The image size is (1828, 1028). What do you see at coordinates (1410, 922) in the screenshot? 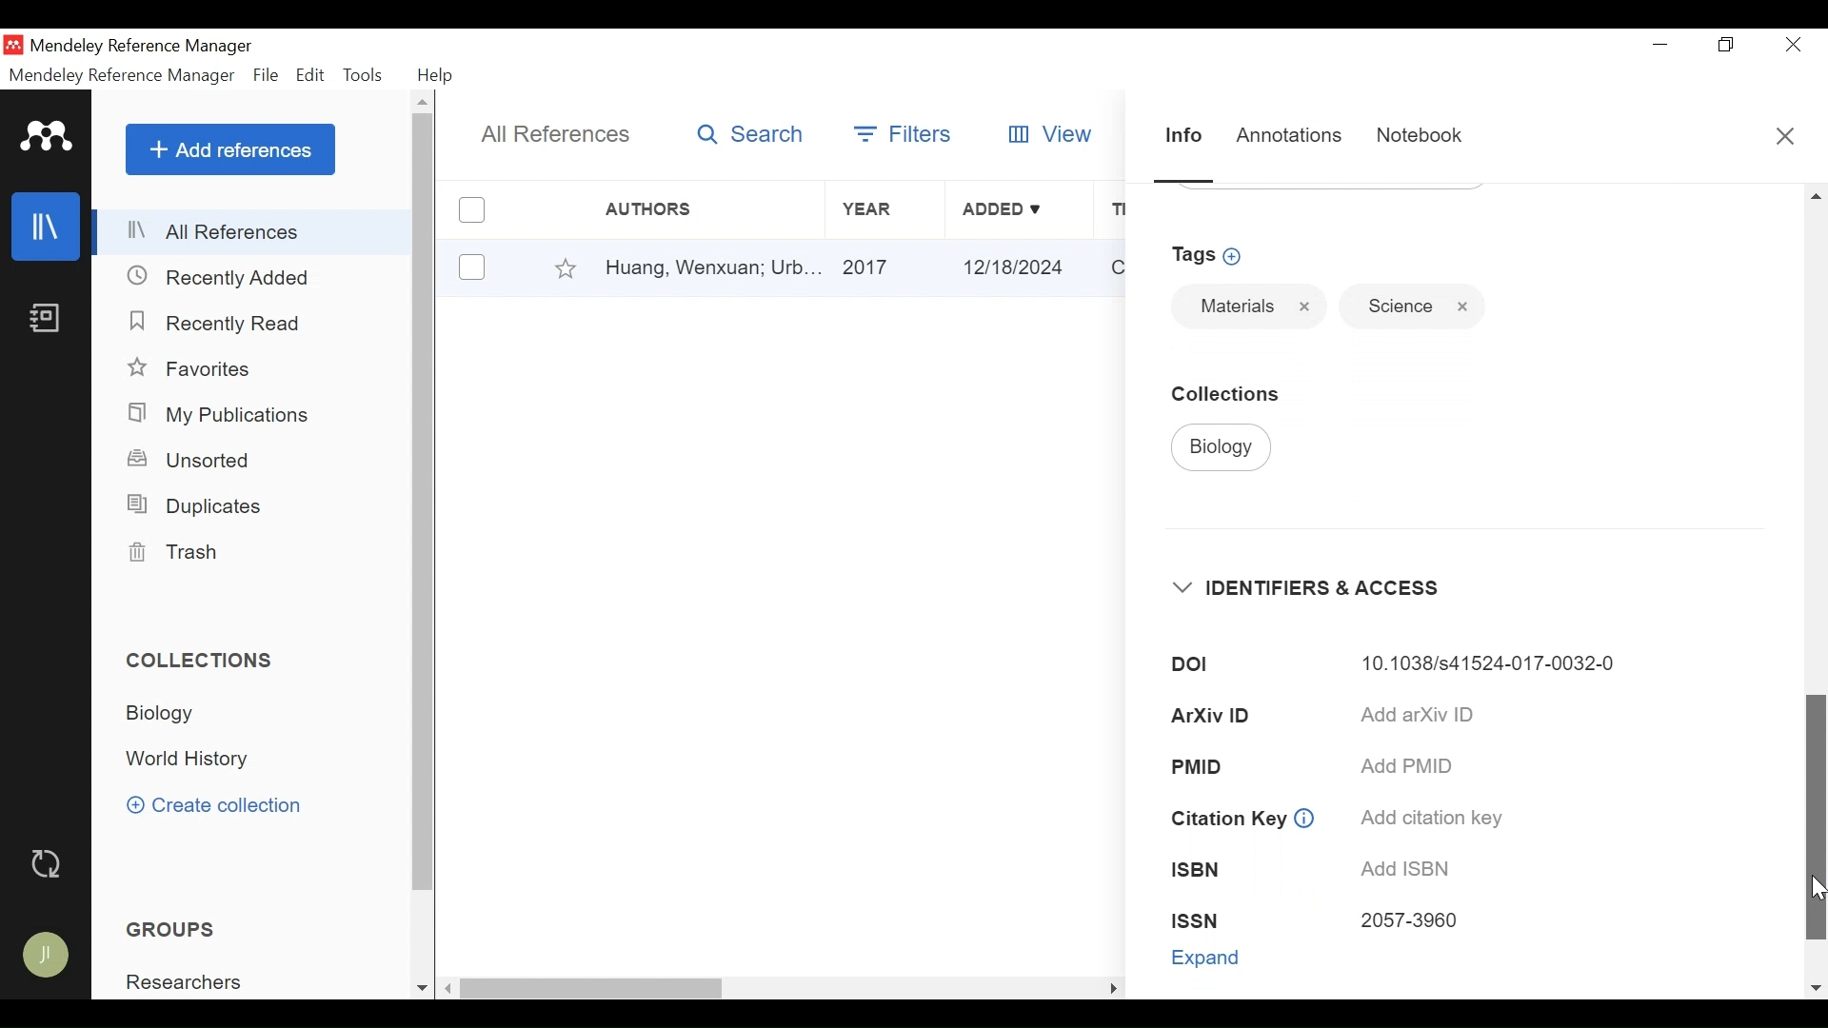
I see `2057-3960` at bounding box center [1410, 922].